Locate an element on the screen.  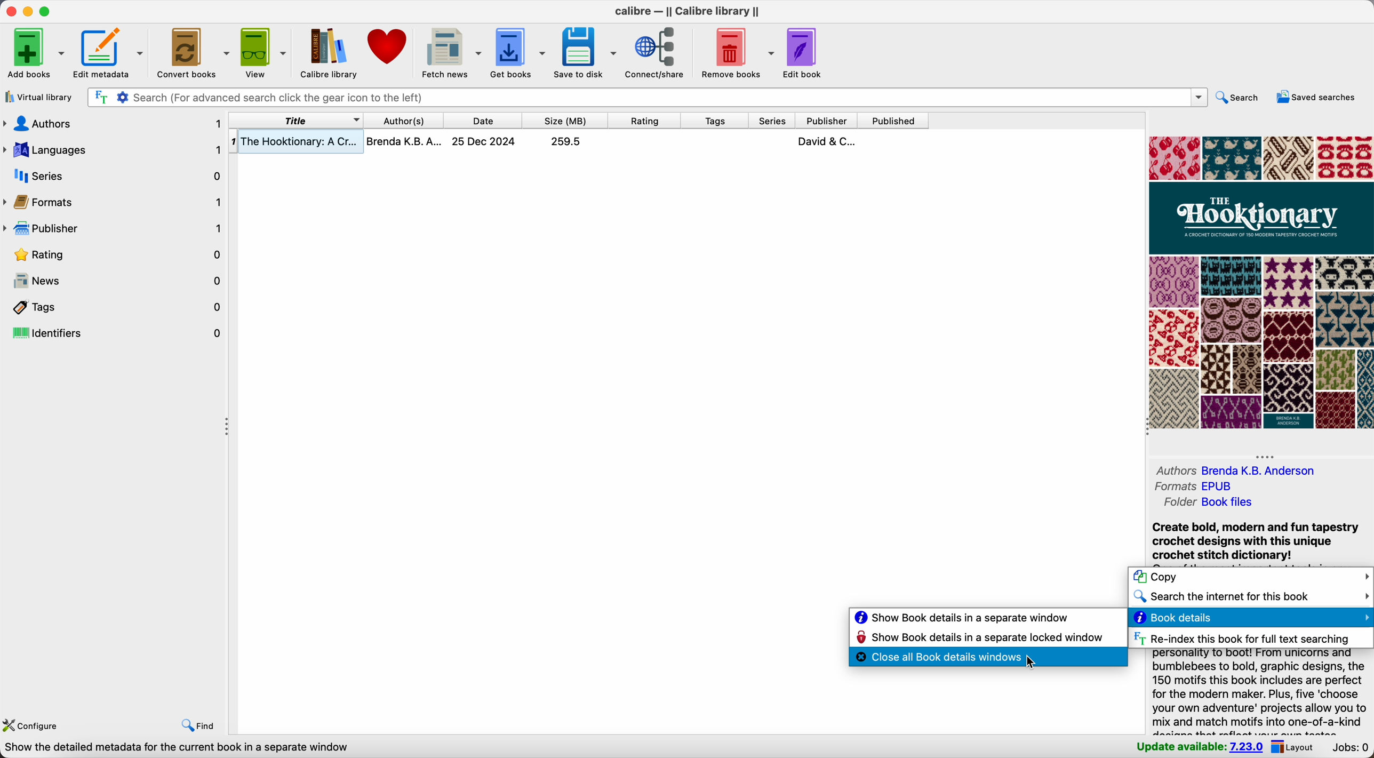
identifiers is located at coordinates (114, 333).